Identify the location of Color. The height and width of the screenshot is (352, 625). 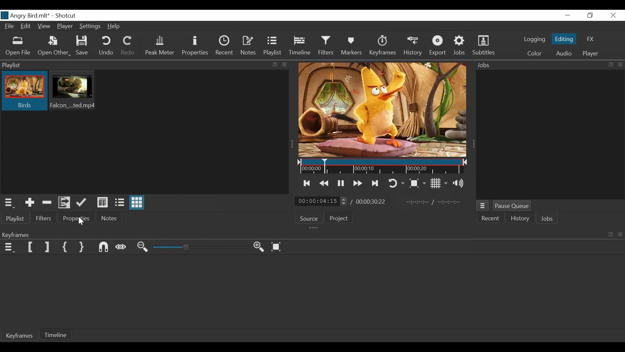
(534, 53).